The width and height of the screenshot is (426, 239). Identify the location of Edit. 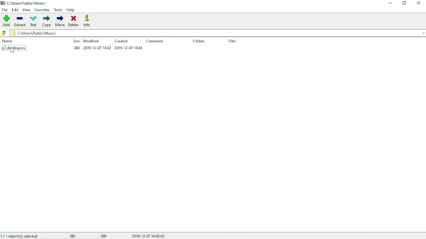
(15, 10).